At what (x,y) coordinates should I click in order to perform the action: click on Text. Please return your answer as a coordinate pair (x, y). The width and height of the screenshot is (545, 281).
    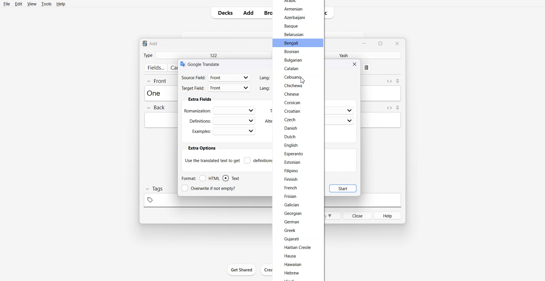
    Looking at the image, I should click on (231, 178).